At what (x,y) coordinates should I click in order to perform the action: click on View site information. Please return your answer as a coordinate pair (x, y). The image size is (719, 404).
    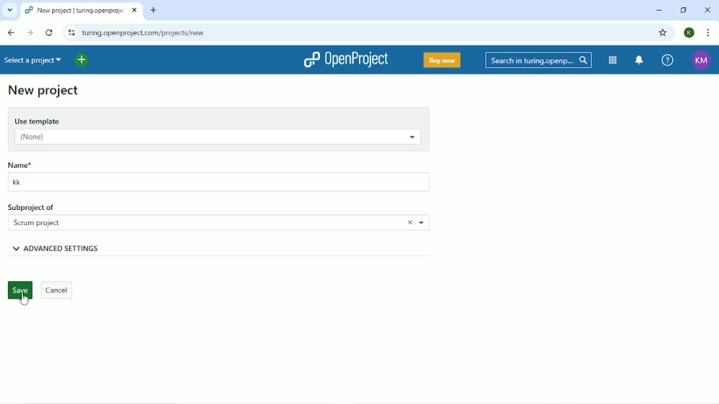
    Looking at the image, I should click on (70, 32).